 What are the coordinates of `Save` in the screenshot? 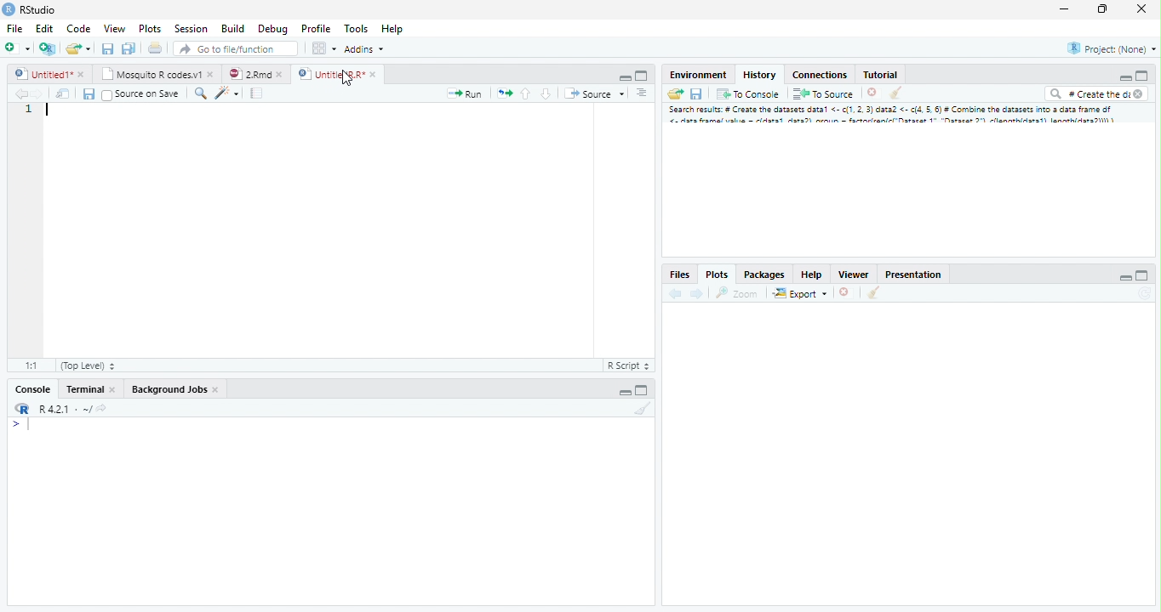 It's located at (107, 48).